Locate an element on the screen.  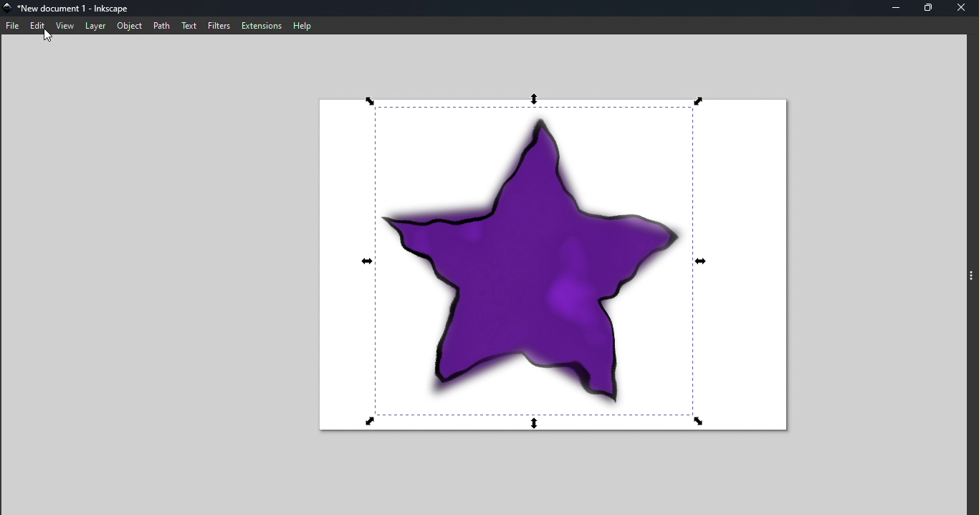
Minimize is located at coordinates (894, 8).